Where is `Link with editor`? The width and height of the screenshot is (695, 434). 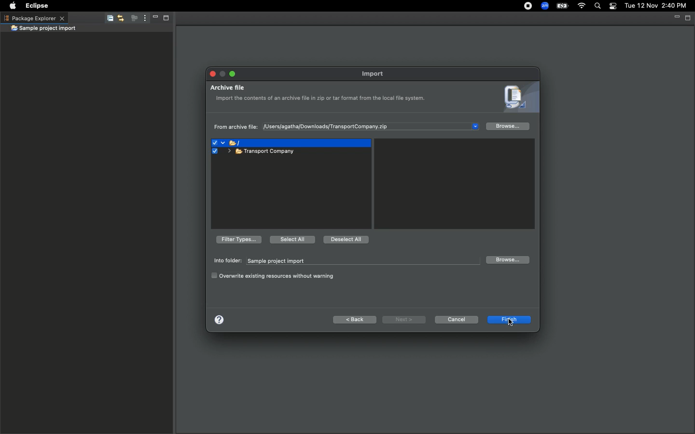
Link with editor is located at coordinates (120, 19).